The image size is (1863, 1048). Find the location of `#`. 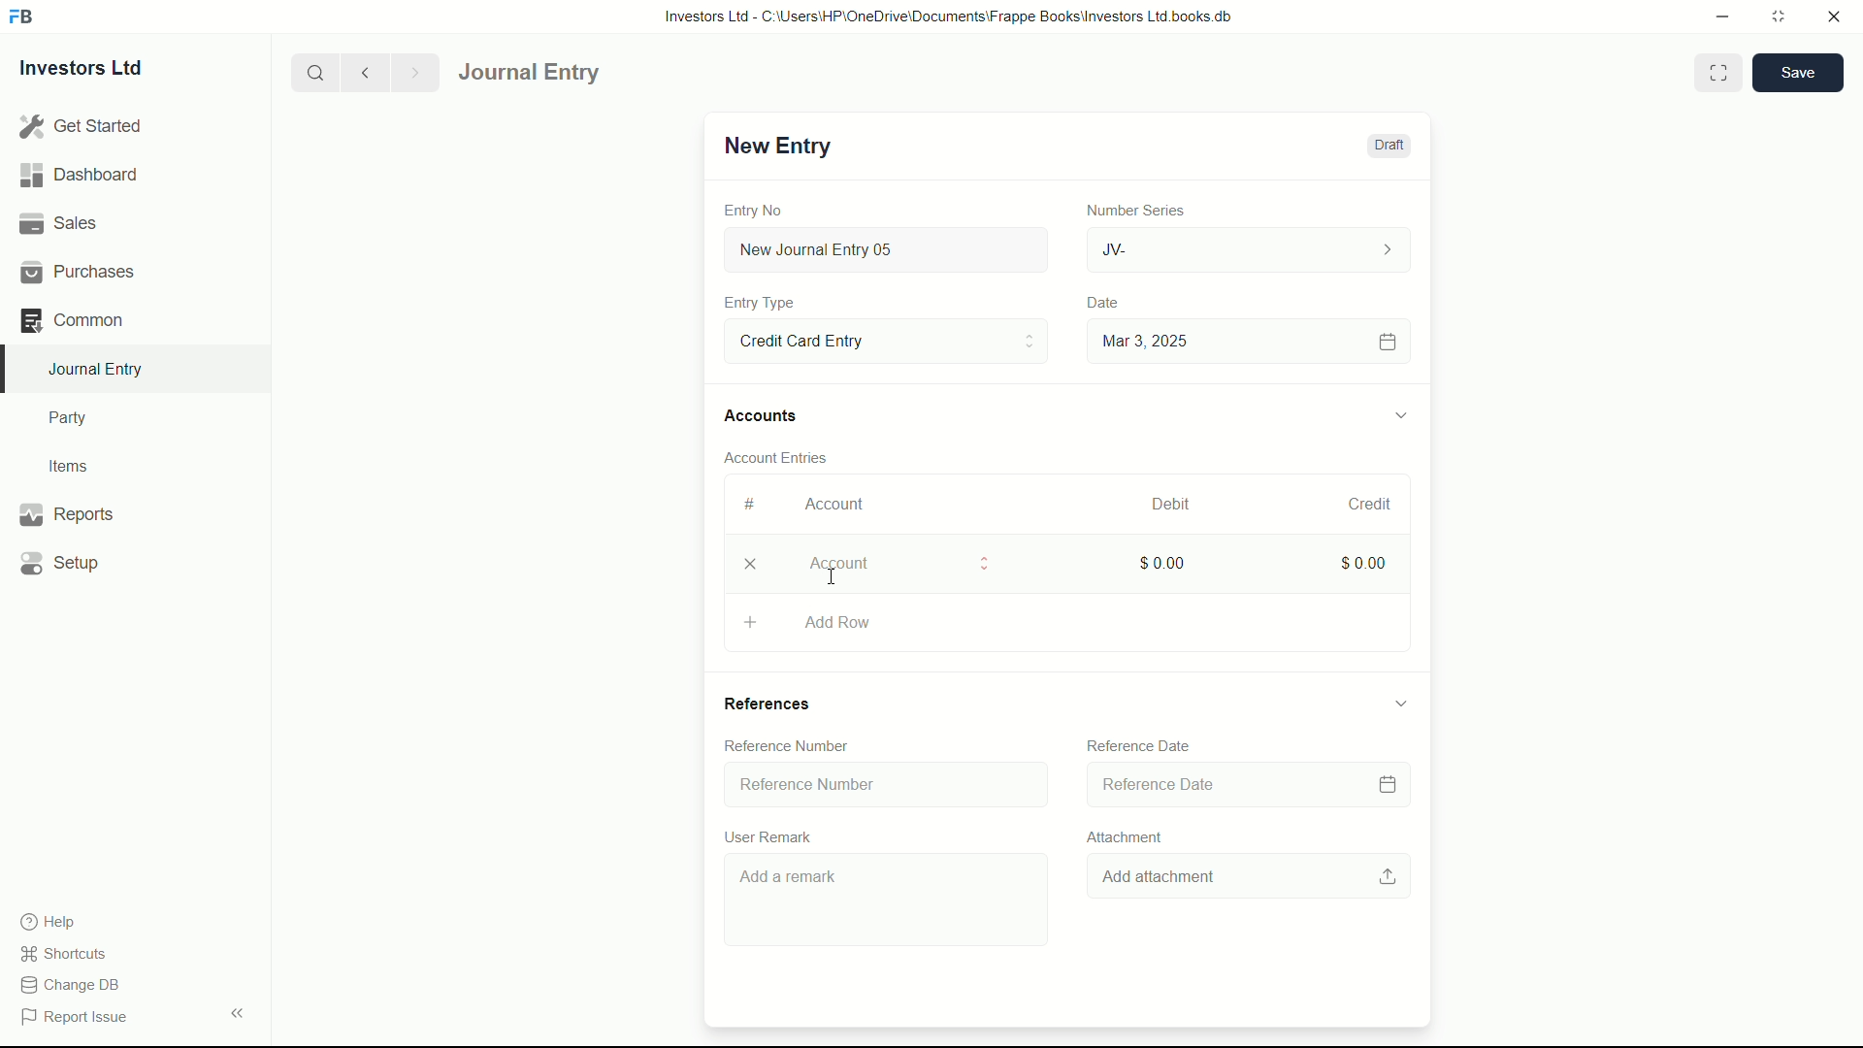

# is located at coordinates (751, 504).